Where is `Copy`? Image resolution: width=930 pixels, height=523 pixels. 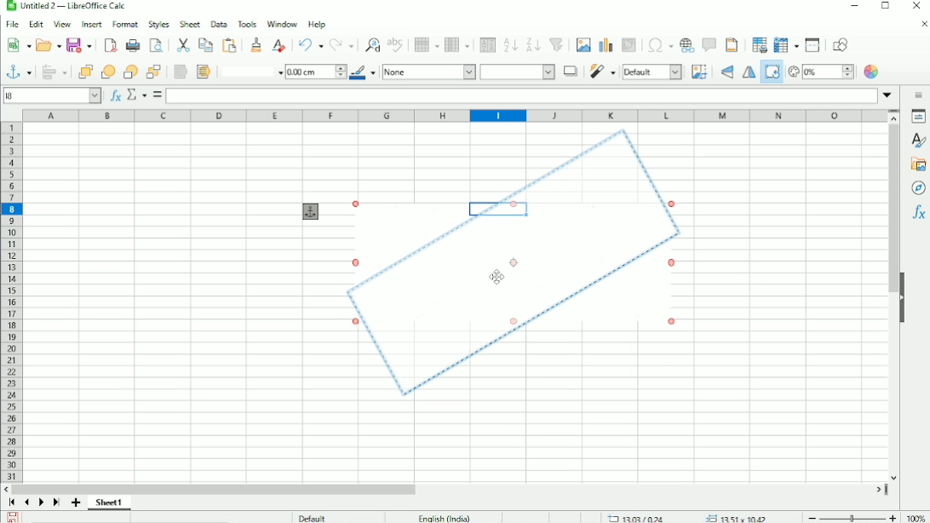
Copy is located at coordinates (205, 44).